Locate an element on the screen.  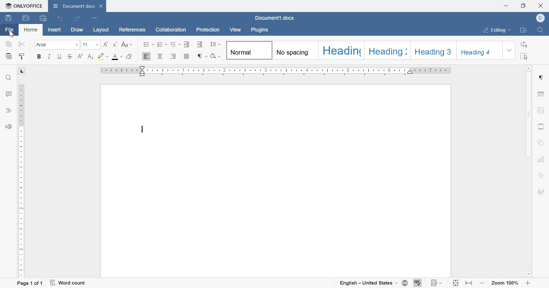
signature settings is located at coordinates (542, 192).